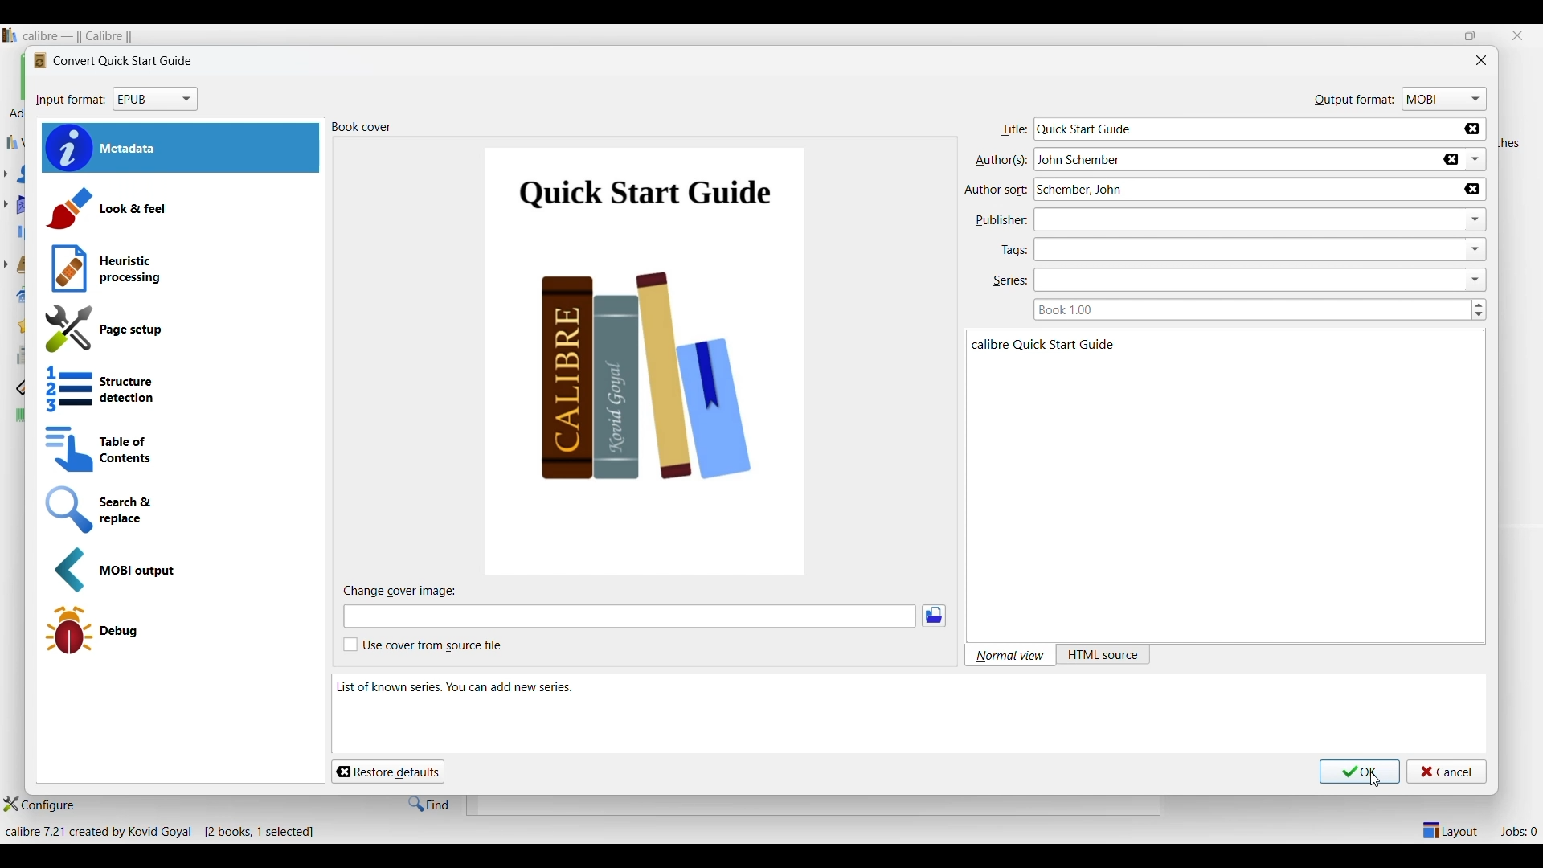 Image resolution: width=1543 pixels, height=868 pixels. Describe the element at coordinates (182, 571) in the screenshot. I see `EPUB output` at that location.